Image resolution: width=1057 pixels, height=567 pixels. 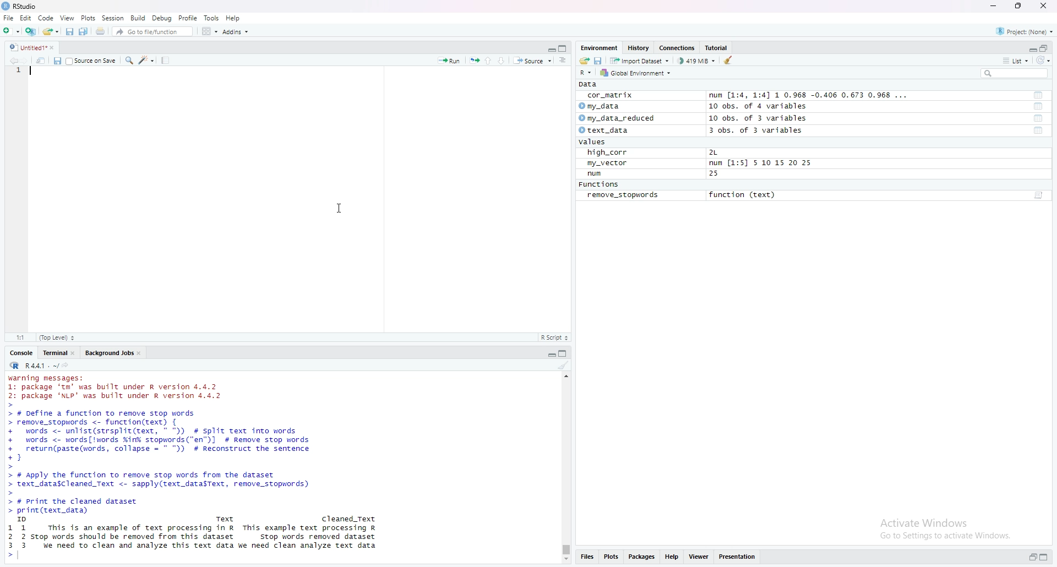 What do you see at coordinates (57, 337) in the screenshot?
I see `(Top Level)` at bounding box center [57, 337].